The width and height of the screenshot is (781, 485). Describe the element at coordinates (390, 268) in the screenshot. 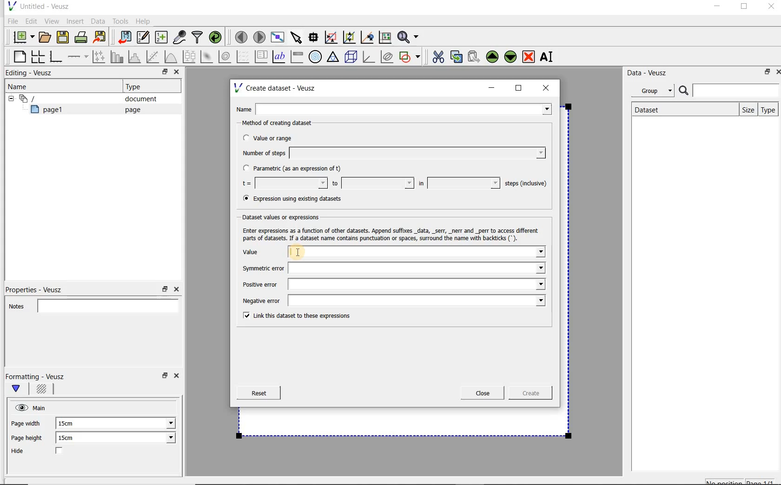

I see `Symmetric error` at that location.